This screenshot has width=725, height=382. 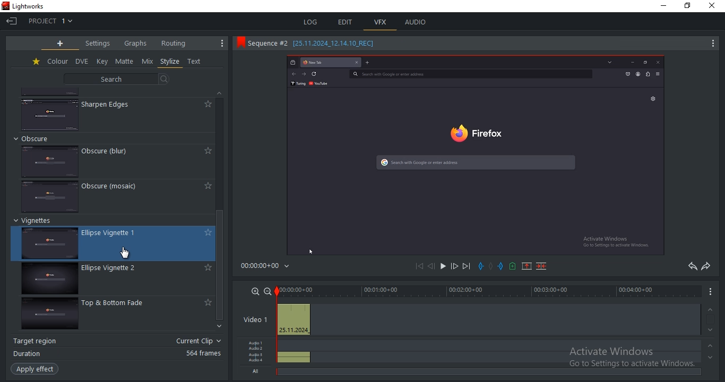 I want to click on Add to favorites, so click(x=205, y=185).